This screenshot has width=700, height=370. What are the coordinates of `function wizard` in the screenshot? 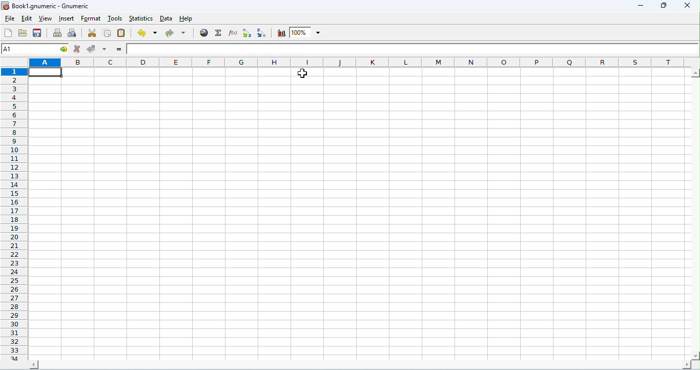 It's located at (234, 33).